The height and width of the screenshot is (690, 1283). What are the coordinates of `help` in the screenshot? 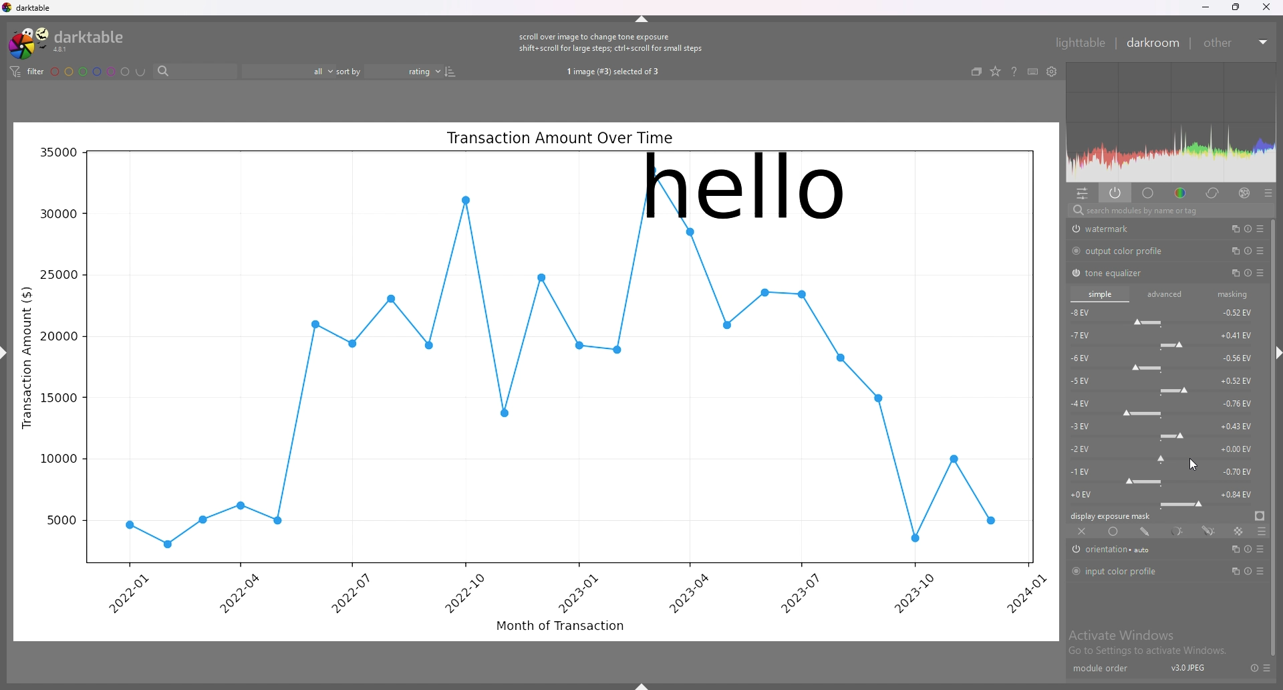 It's located at (1013, 72).